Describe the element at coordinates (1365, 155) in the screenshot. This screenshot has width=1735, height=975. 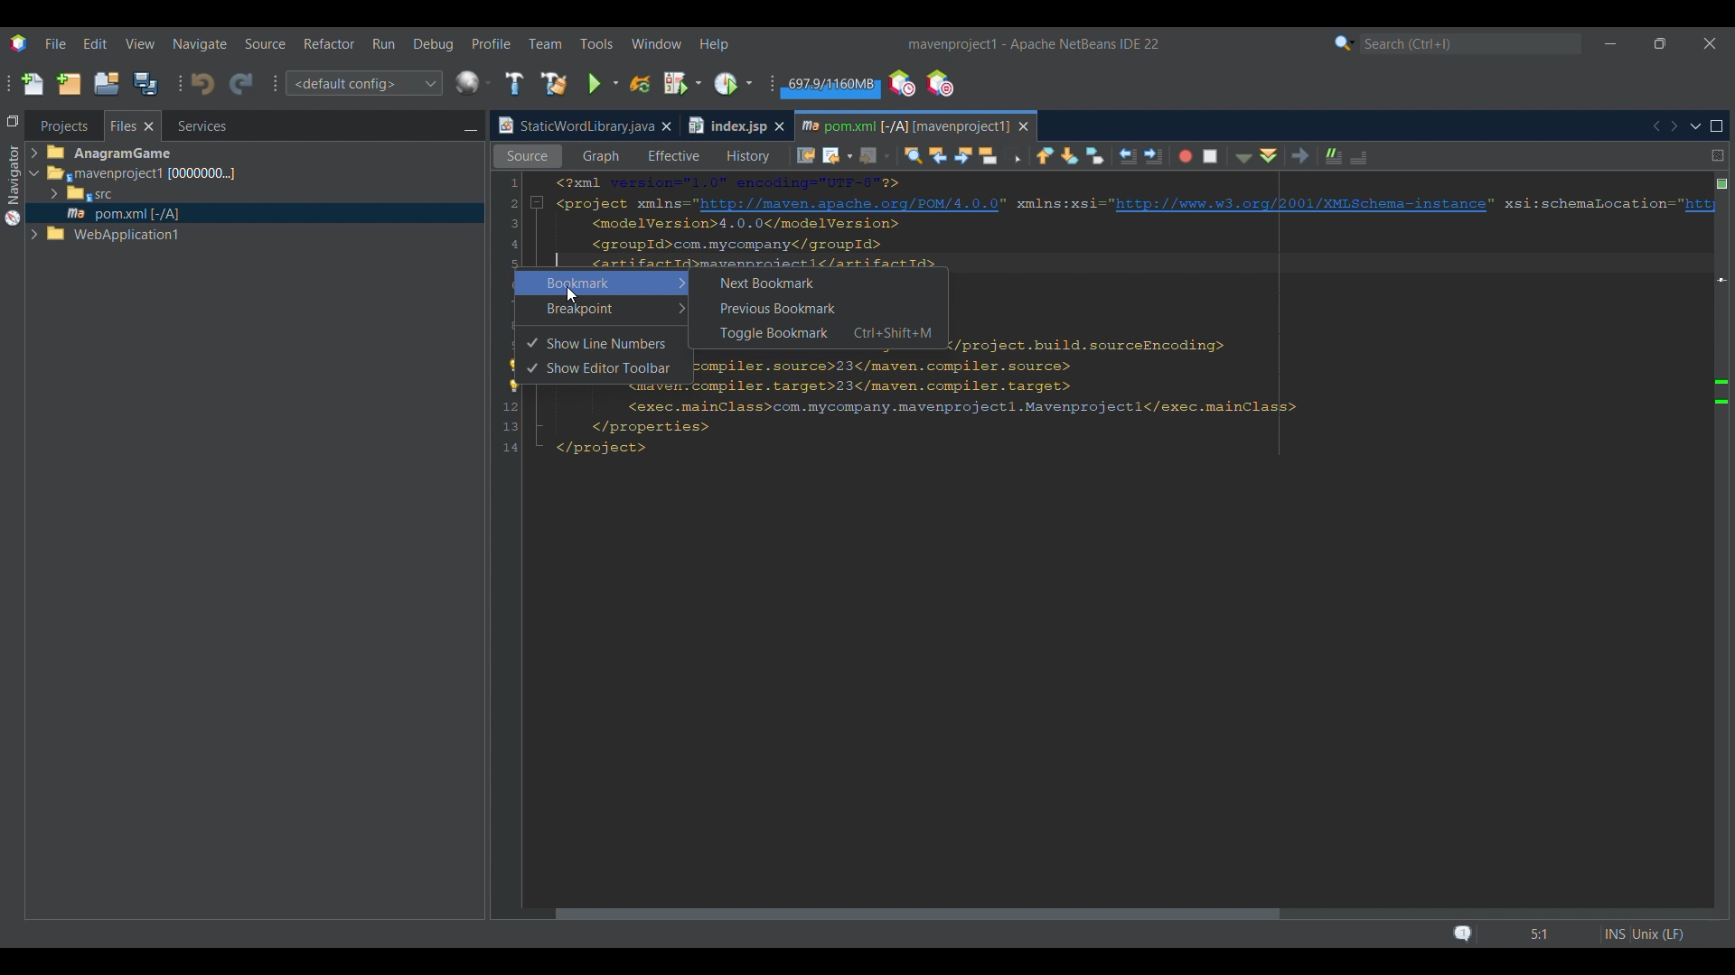
I see `Uncomment` at that location.